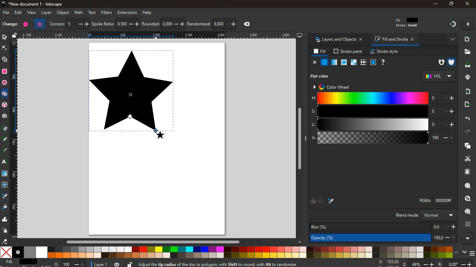 The width and height of the screenshot is (476, 267). I want to click on blur, so click(382, 227).